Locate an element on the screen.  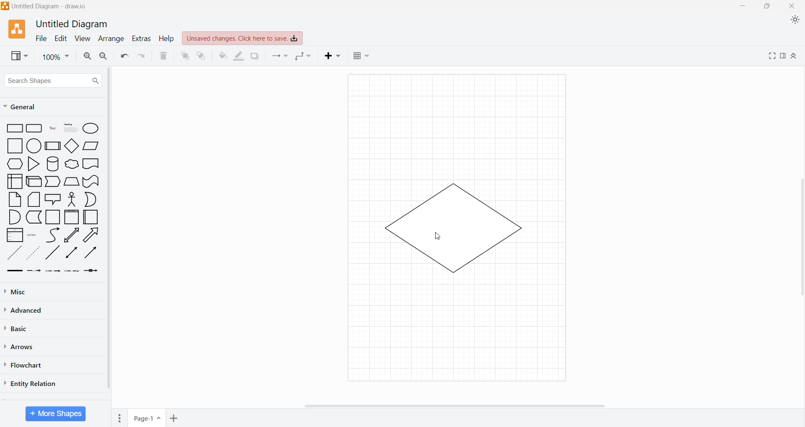
Unsaved Changes. Click here to save is located at coordinates (243, 38).